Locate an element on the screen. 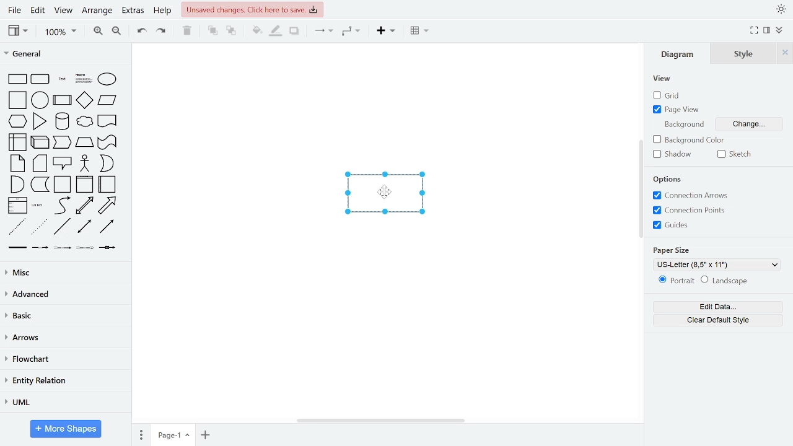  general shapes is located at coordinates (84, 163).